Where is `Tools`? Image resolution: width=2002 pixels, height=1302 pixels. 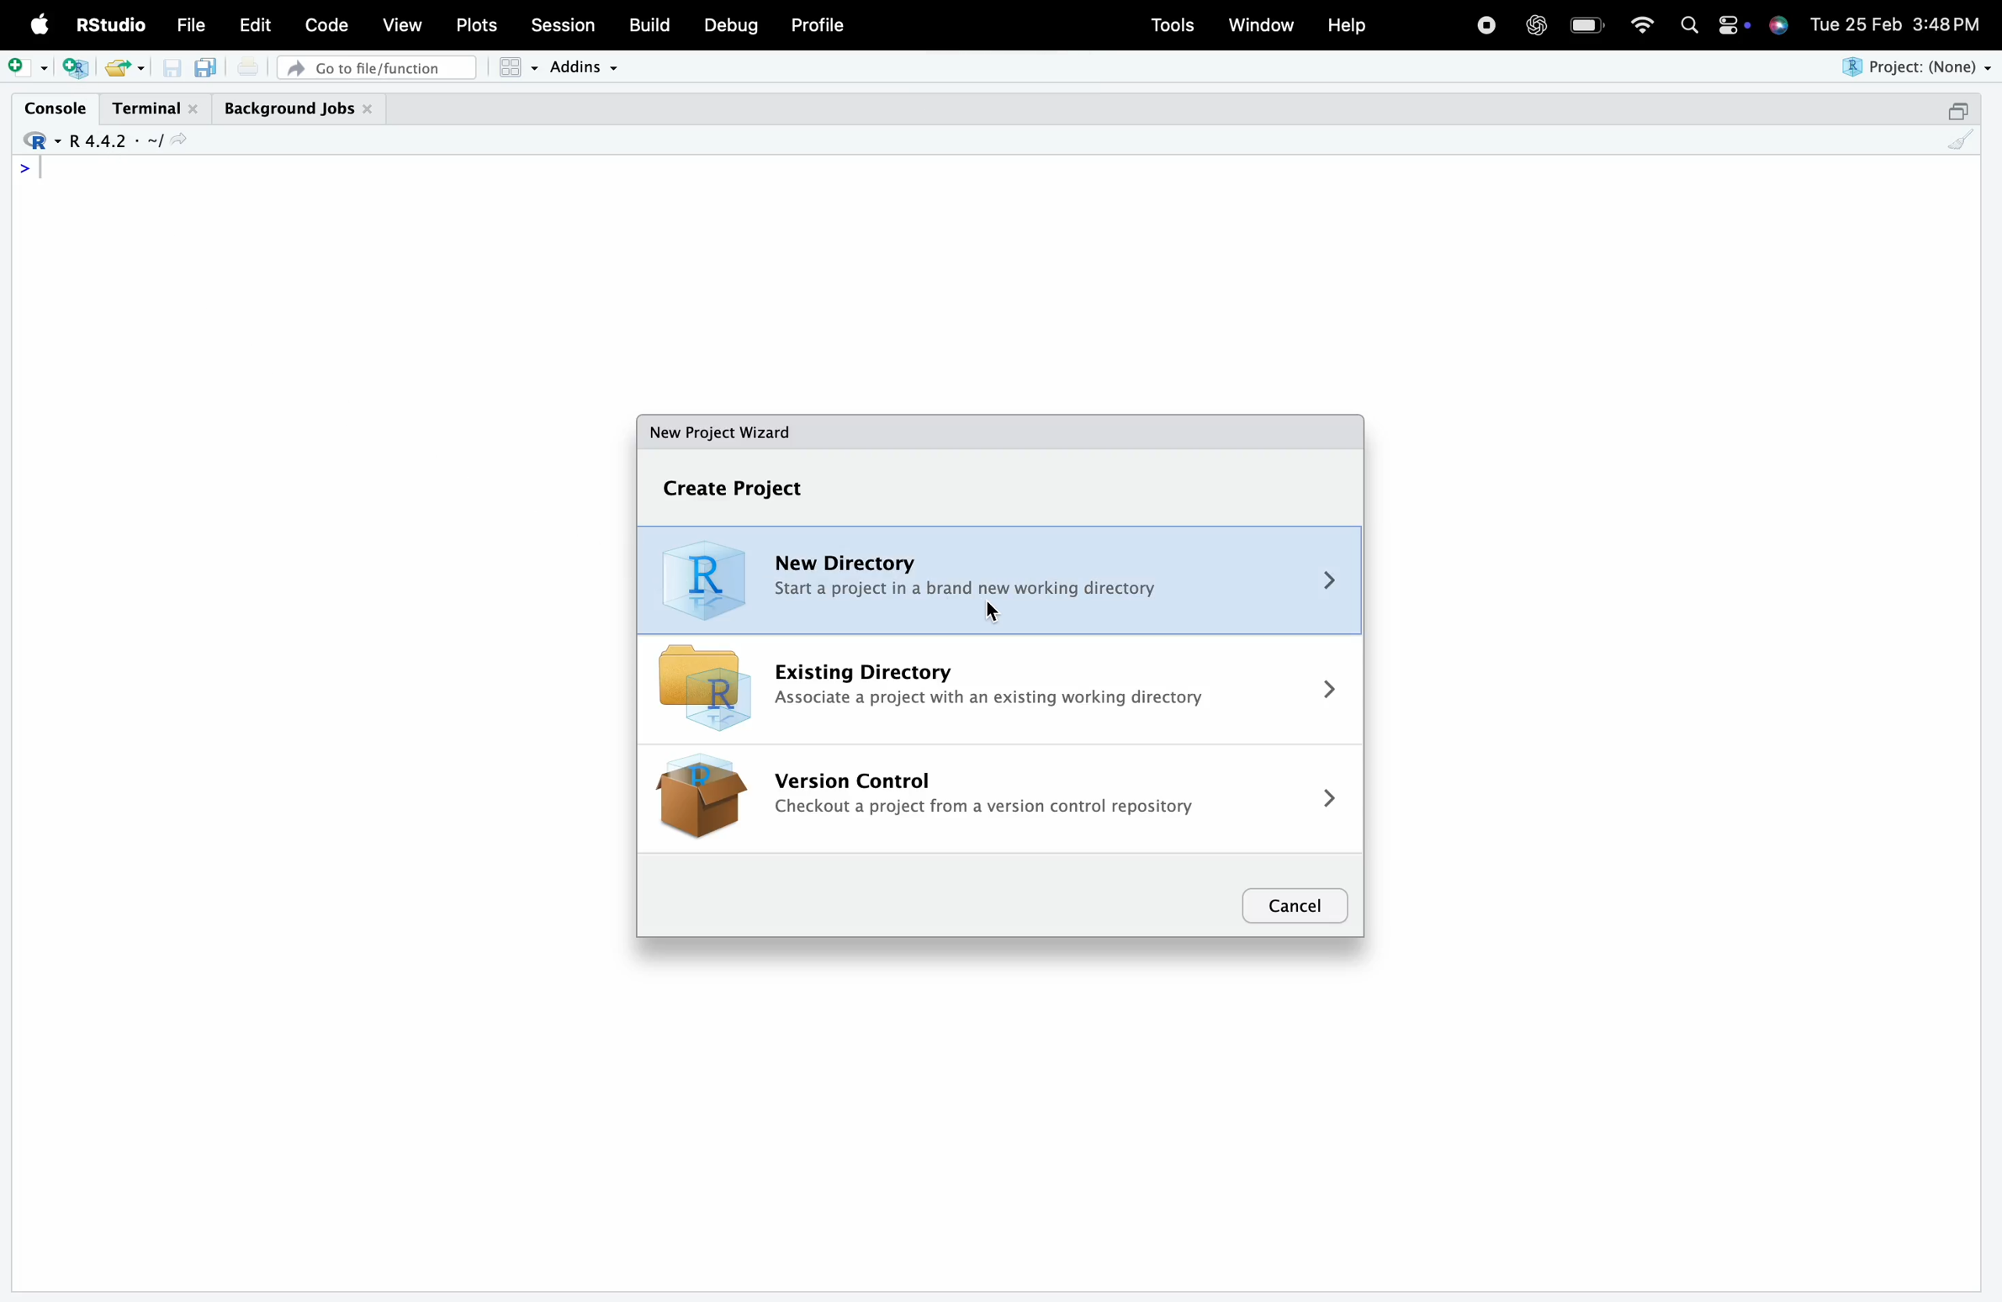
Tools is located at coordinates (1173, 25).